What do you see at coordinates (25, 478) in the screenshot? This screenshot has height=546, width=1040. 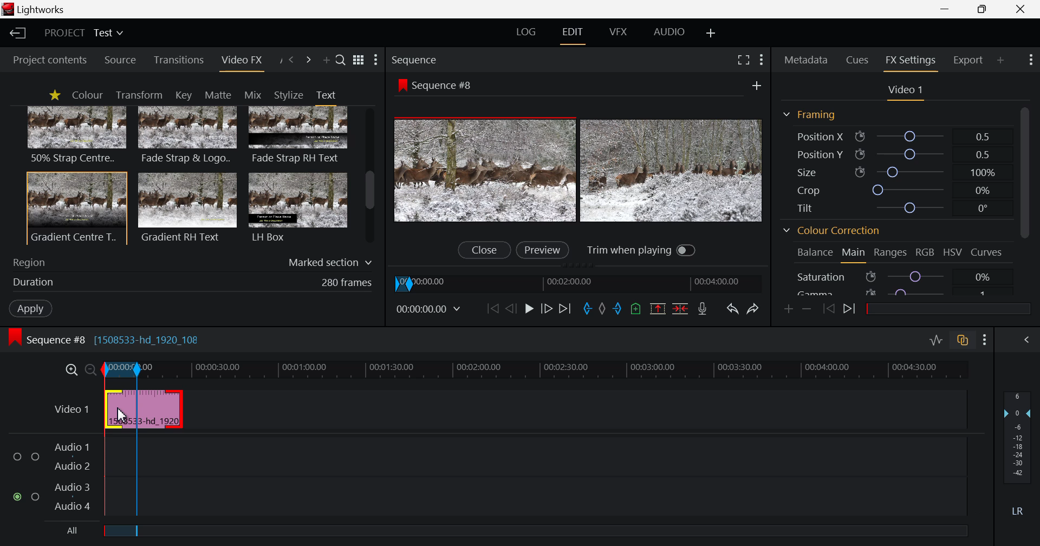 I see `` at bounding box center [25, 478].